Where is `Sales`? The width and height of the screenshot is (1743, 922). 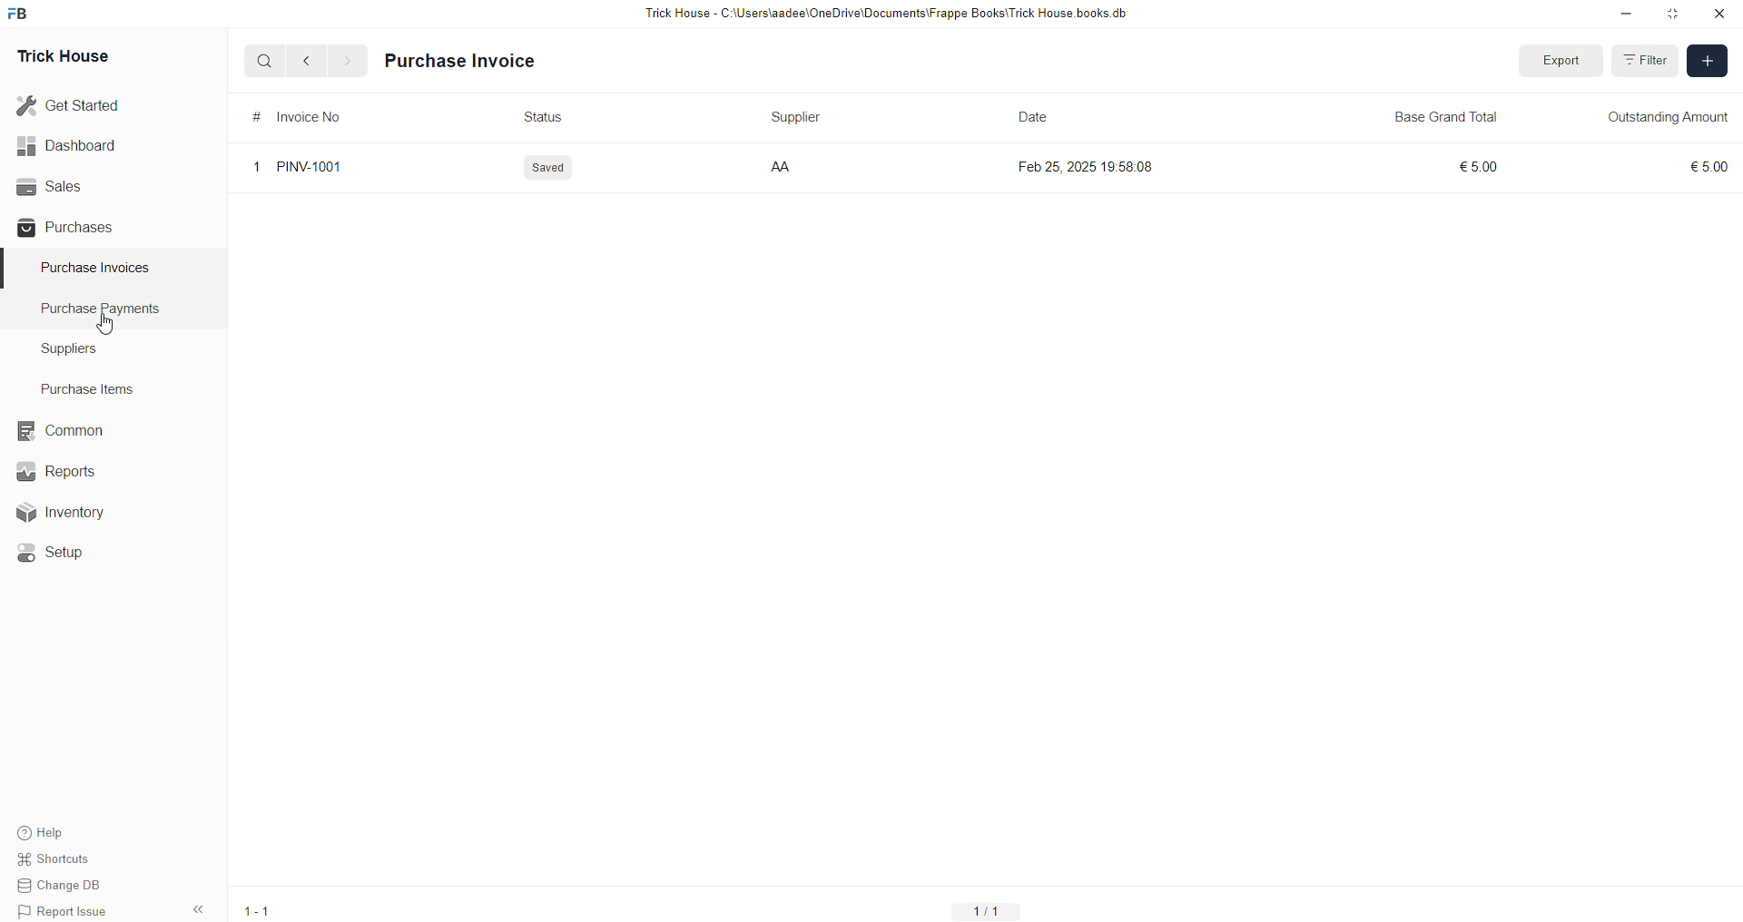 Sales is located at coordinates (47, 184).